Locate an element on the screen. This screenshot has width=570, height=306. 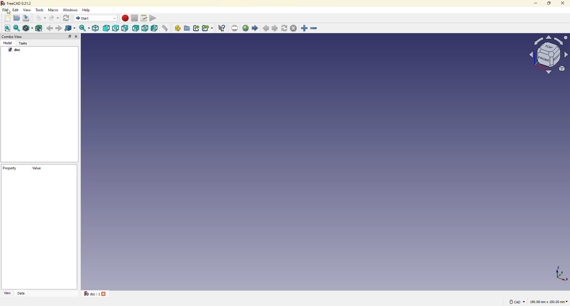
windows is located at coordinates (72, 10).